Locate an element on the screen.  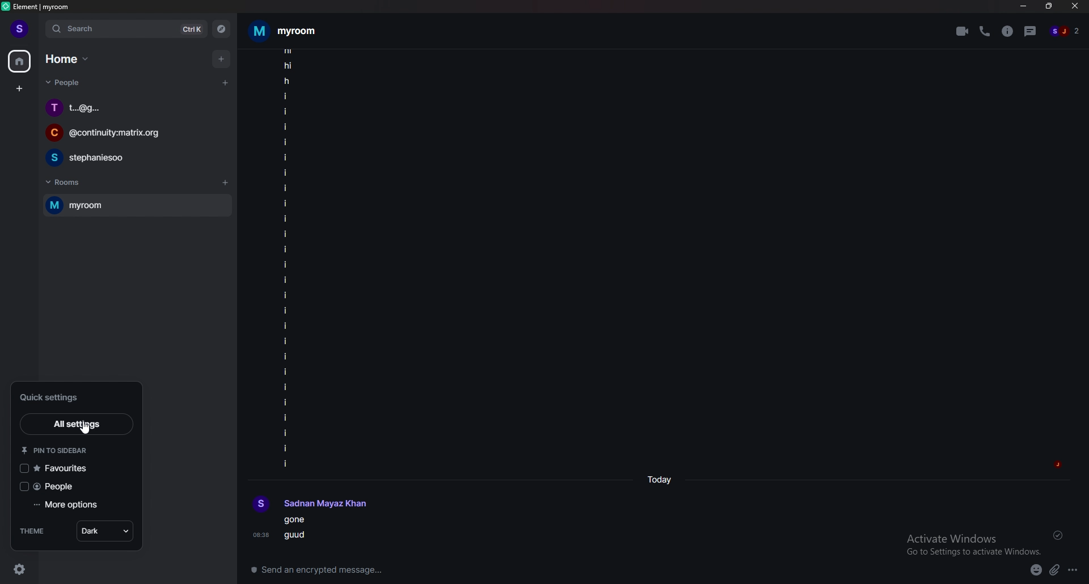
thread is located at coordinates (1032, 31).